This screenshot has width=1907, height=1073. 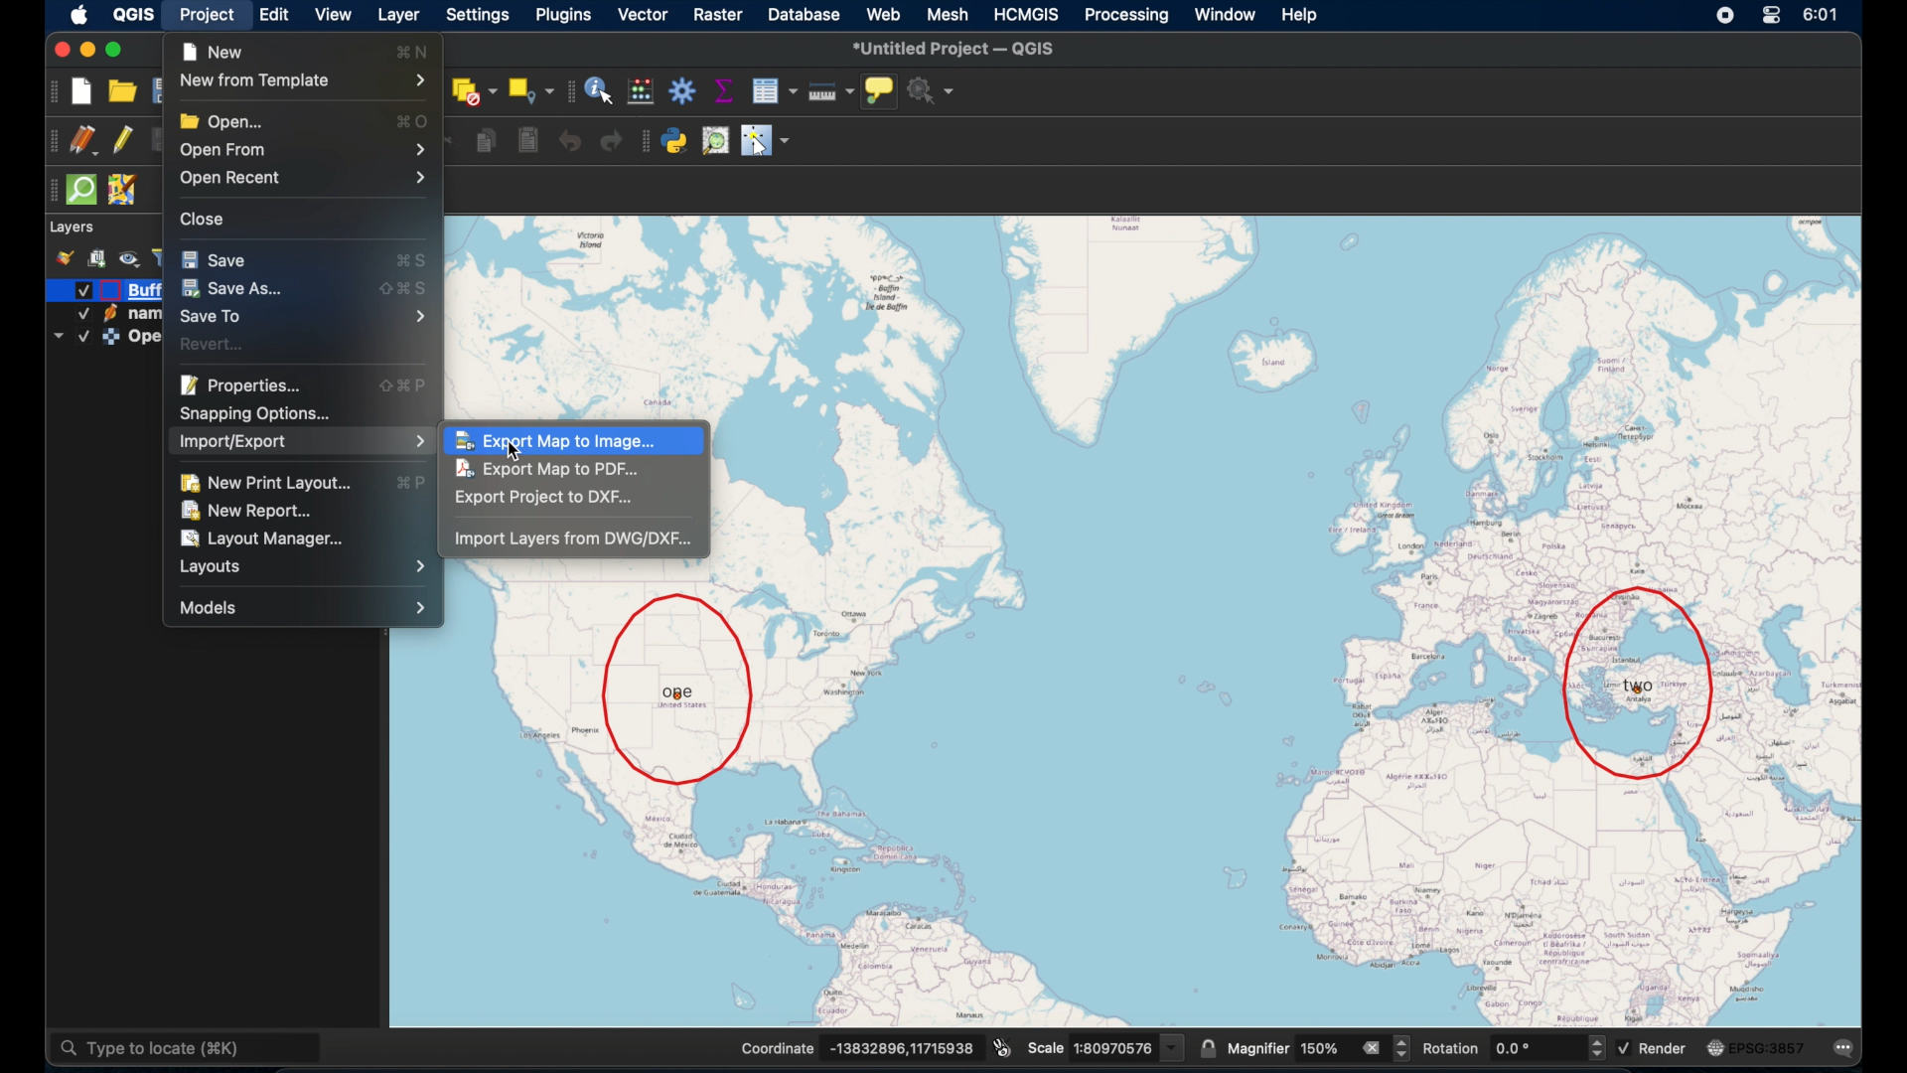 What do you see at coordinates (725, 89) in the screenshot?
I see `show statistical summary` at bounding box center [725, 89].